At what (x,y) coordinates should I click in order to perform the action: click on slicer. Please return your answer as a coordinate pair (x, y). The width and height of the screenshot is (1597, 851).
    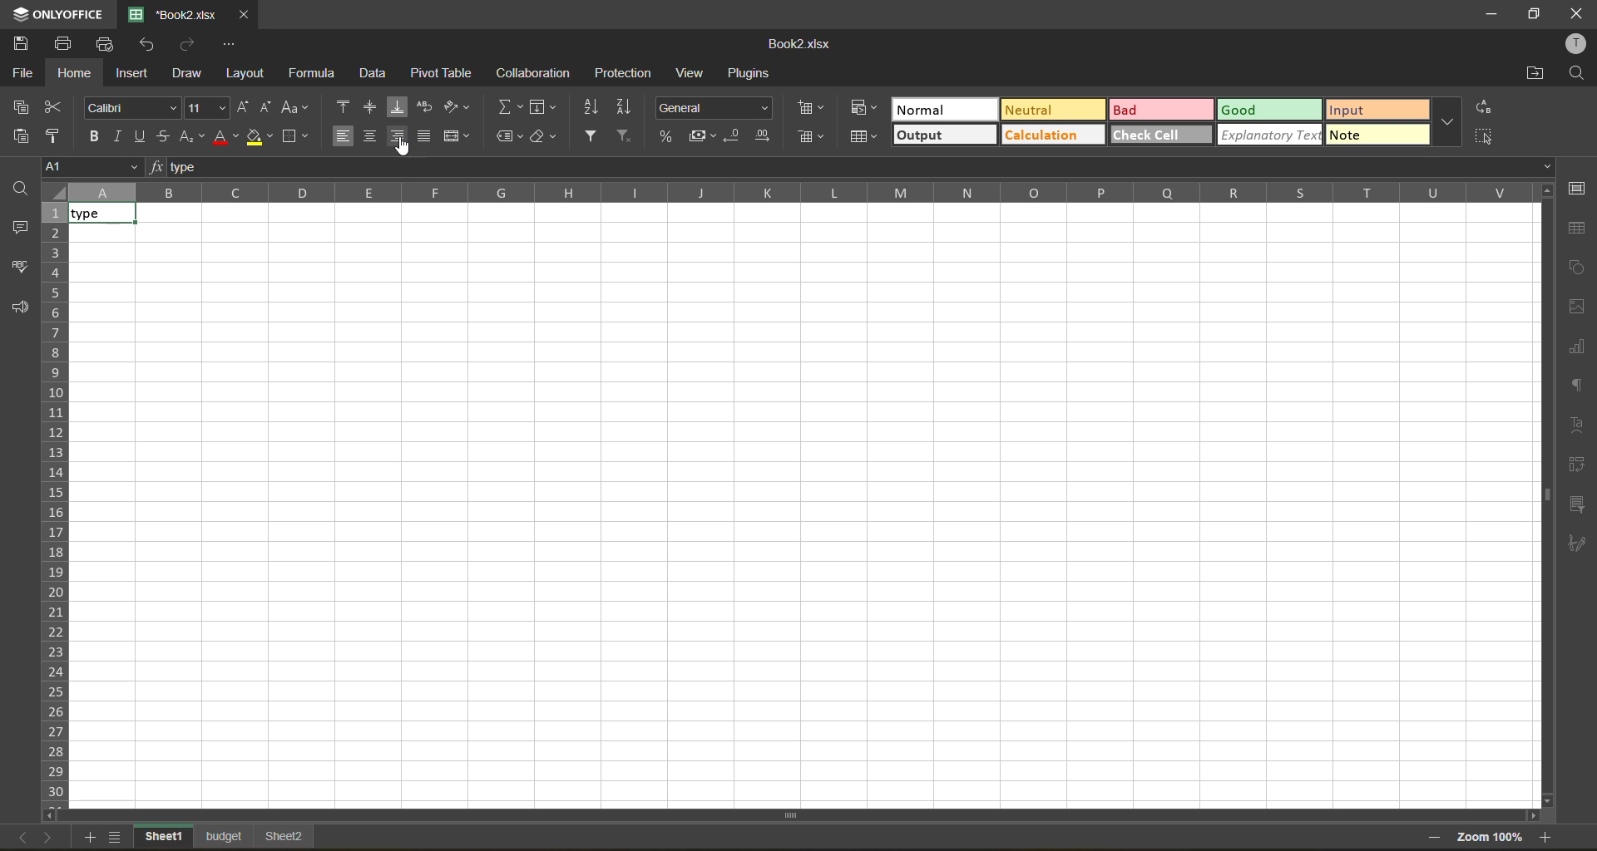
    Looking at the image, I should click on (1577, 506).